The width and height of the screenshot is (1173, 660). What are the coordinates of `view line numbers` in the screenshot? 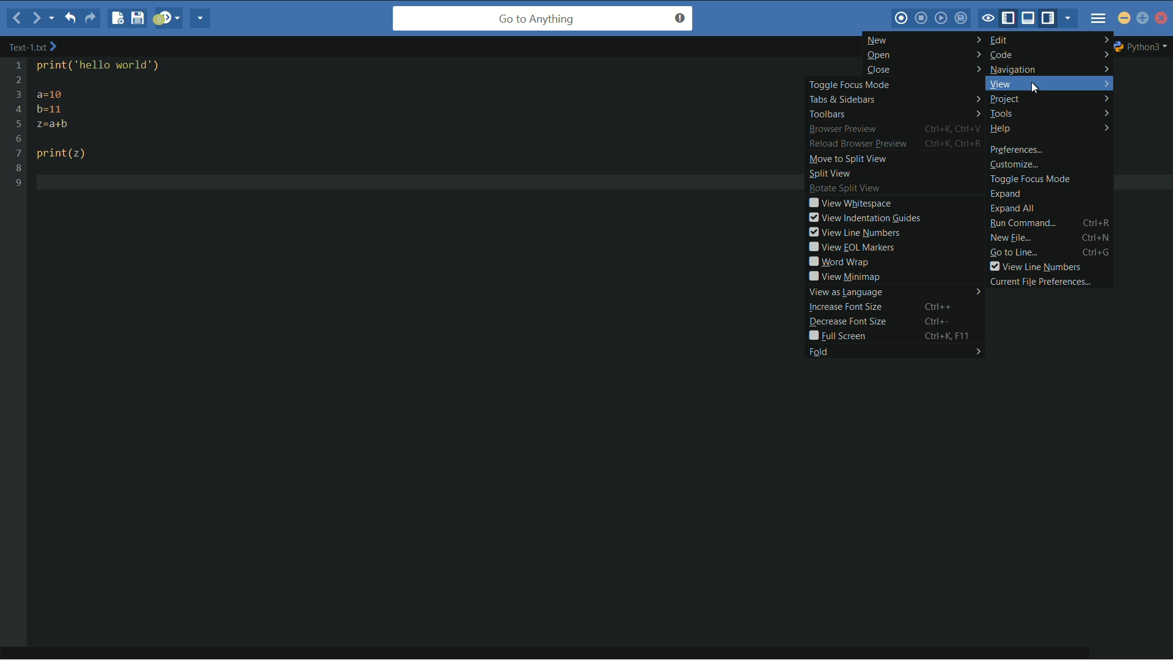 It's located at (1035, 267).